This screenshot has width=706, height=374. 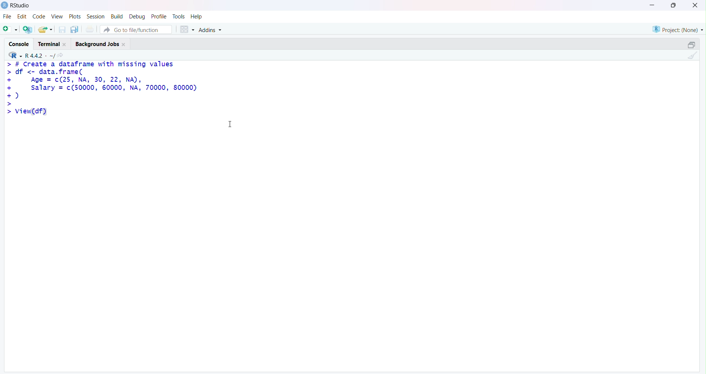 What do you see at coordinates (117, 16) in the screenshot?
I see `Build` at bounding box center [117, 16].